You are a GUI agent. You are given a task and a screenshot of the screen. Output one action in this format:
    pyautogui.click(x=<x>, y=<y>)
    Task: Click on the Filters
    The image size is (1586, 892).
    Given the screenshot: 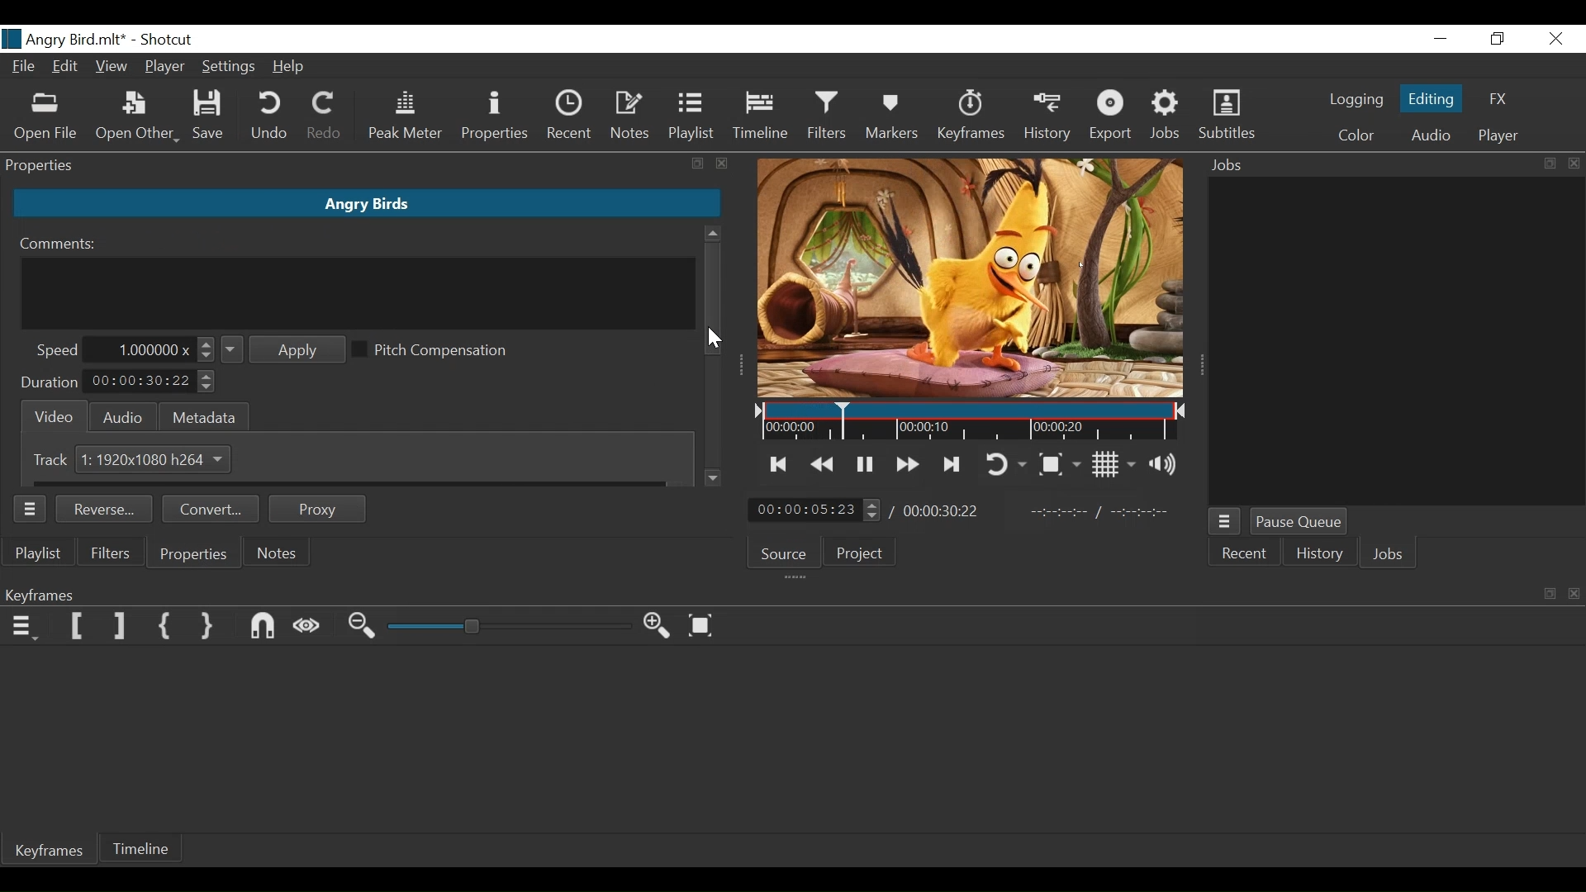 What is the action you would take?
    pyautogui.click(x=825, y=118)
    